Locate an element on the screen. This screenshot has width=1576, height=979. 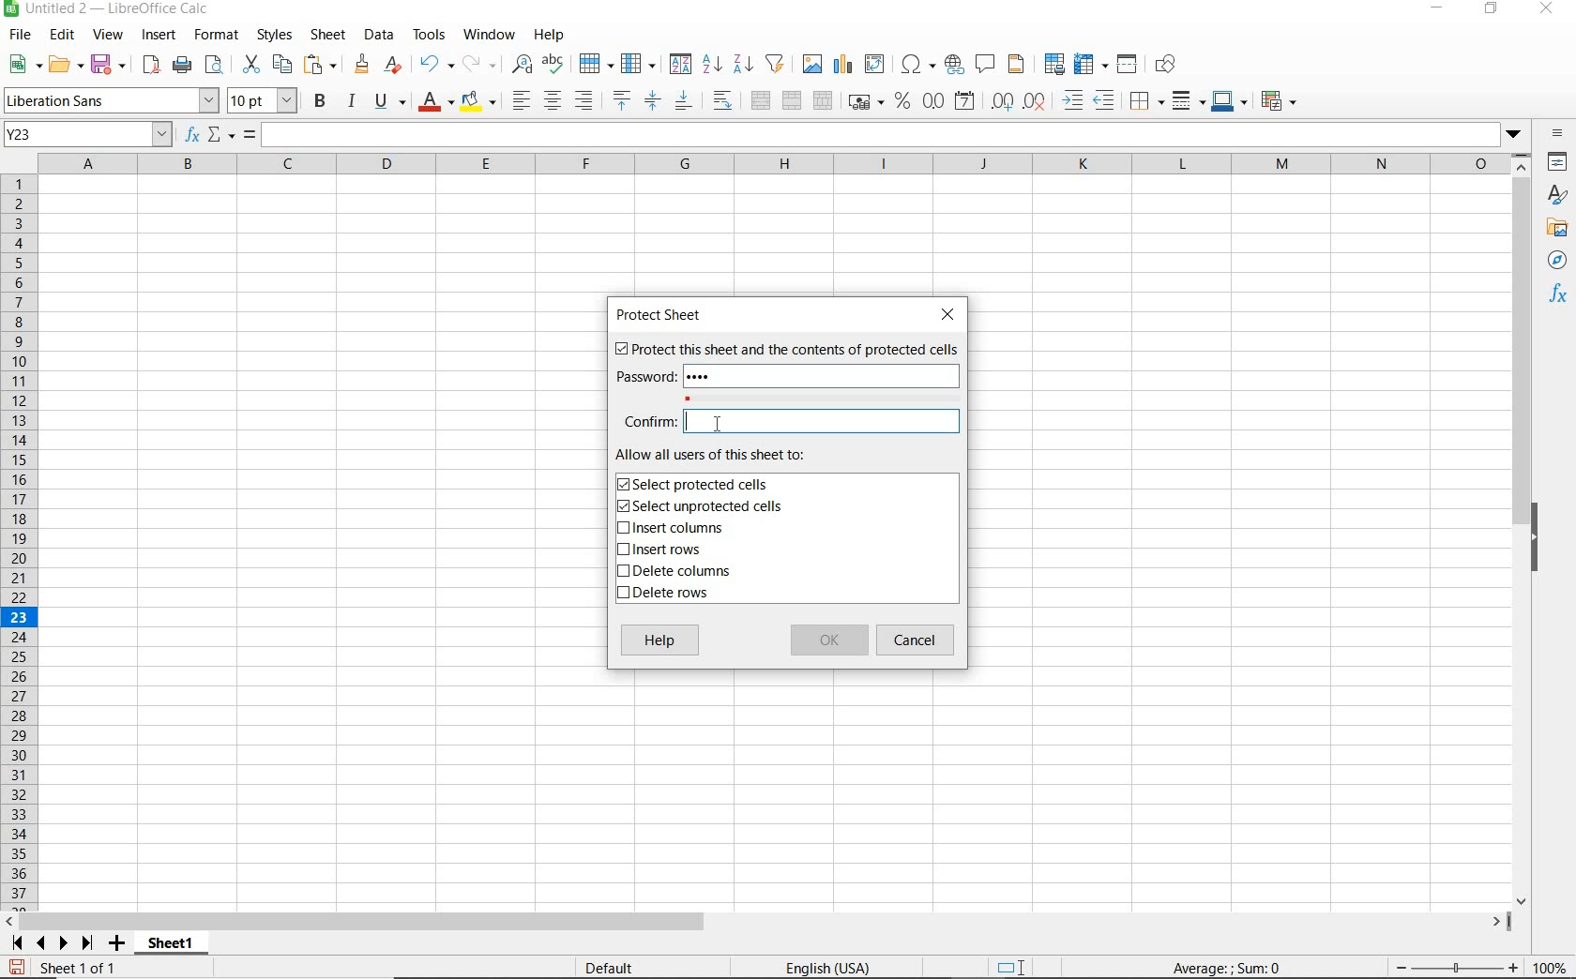
SORT ASCENDING is located at coordinates (713, 65).